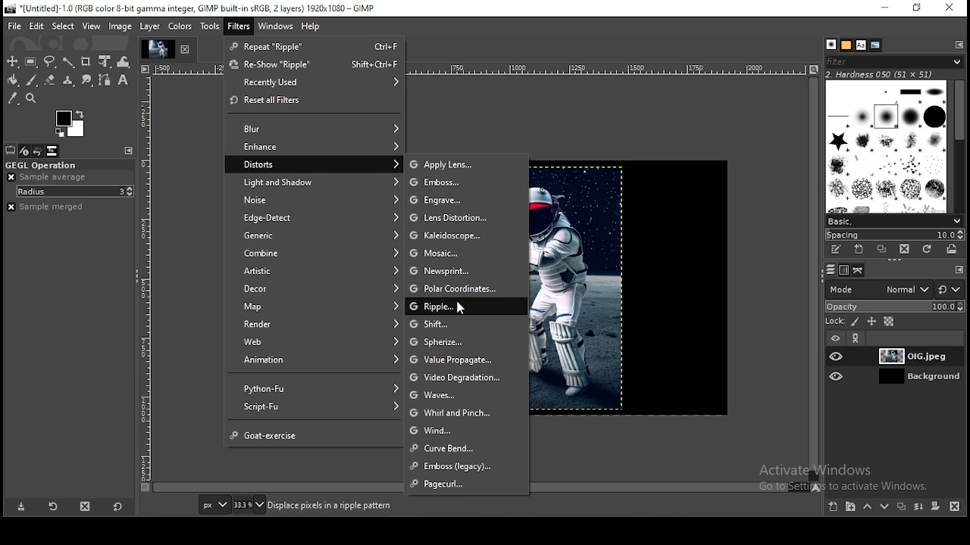 This screenshot has height=545, width=970. I want to click on file, so click(16, 26).